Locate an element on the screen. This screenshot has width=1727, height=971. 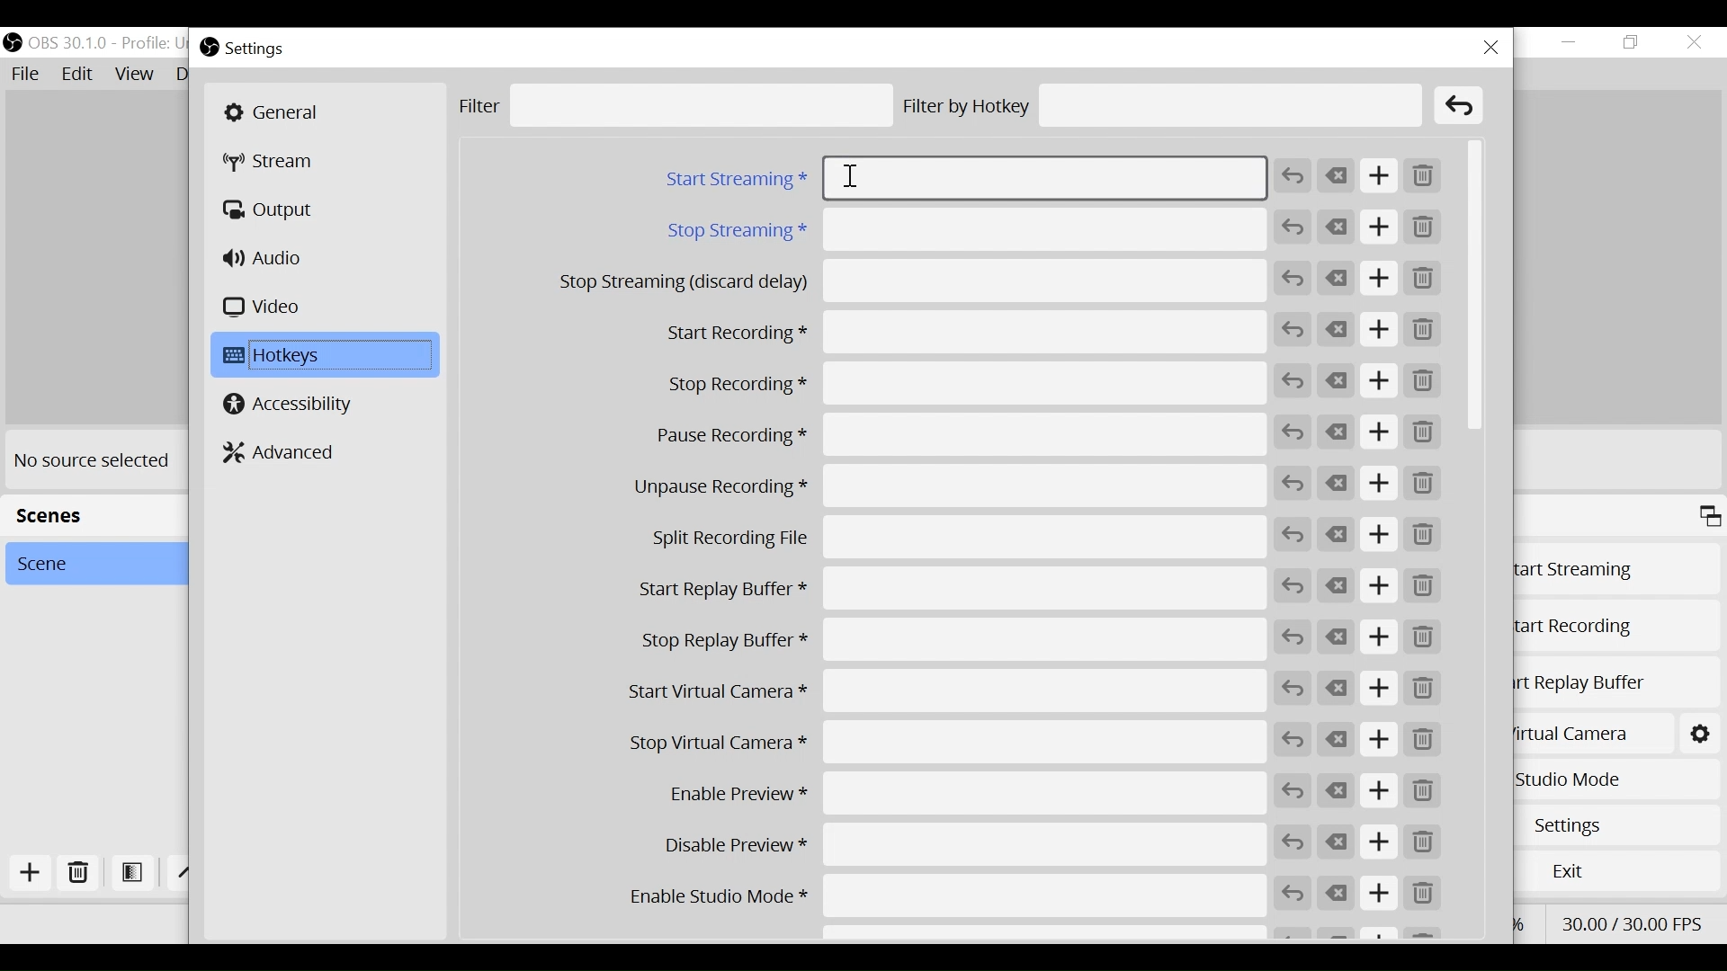
Filter by Hotkey is located at coordinates (1162, 105).